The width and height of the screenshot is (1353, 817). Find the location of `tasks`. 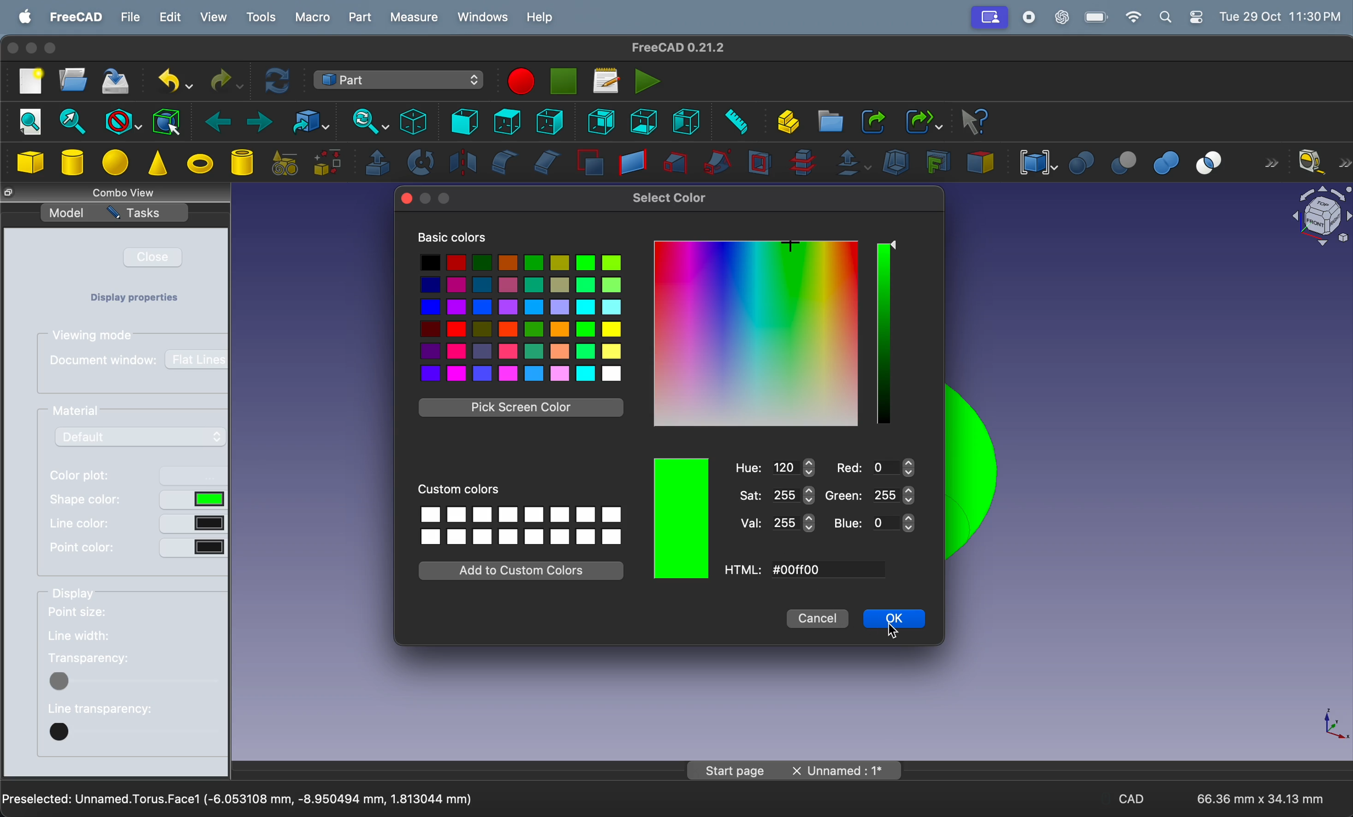

tasks is located at coordinates (142, 214).